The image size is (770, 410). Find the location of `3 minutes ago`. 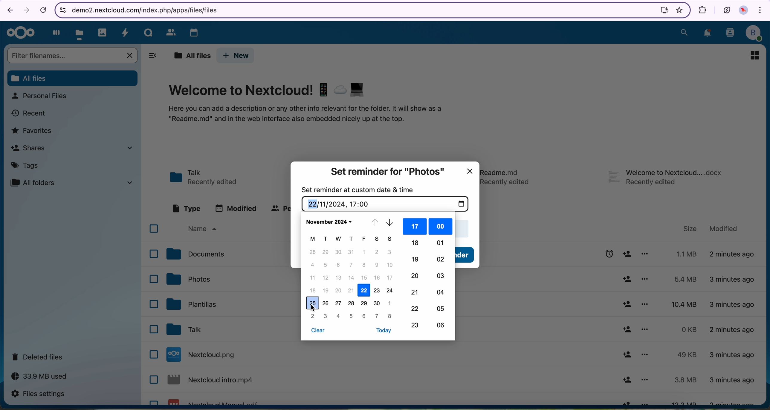

3 minutes ago is located at coordinates (732, 356).